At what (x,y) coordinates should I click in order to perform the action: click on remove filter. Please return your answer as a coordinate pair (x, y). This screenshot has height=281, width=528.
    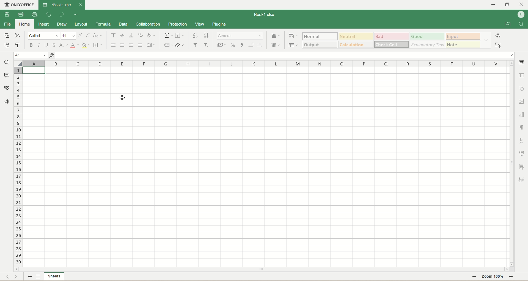
    Looking at the image, I should click on (207, 45).